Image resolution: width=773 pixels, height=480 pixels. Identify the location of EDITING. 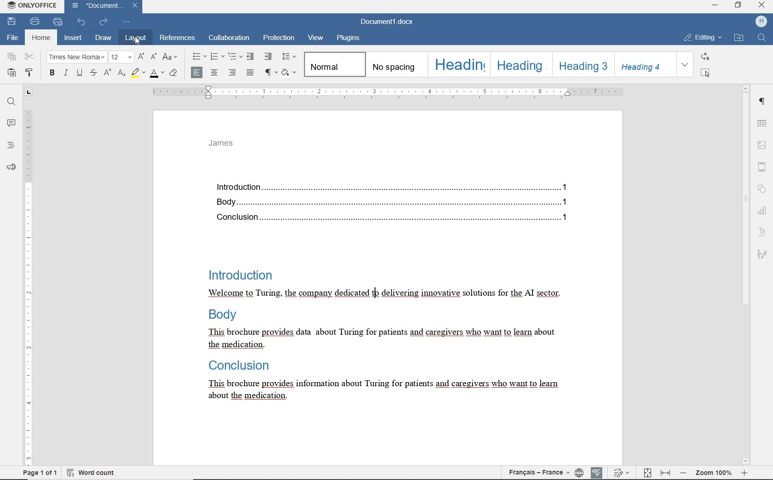
(704, 38).